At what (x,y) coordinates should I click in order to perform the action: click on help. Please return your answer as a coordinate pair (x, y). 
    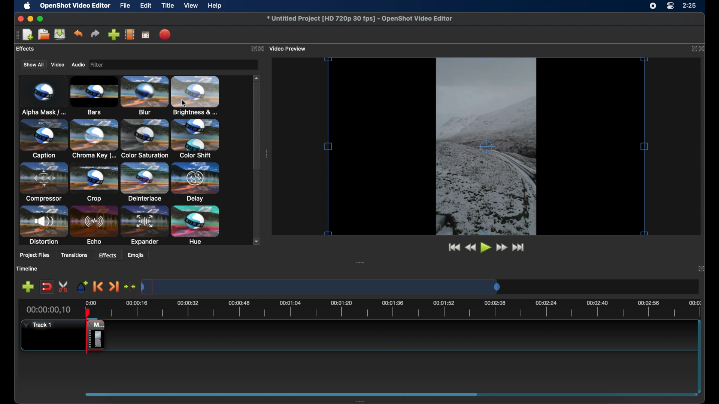
    Looking at the image, I should click on (216, 6).